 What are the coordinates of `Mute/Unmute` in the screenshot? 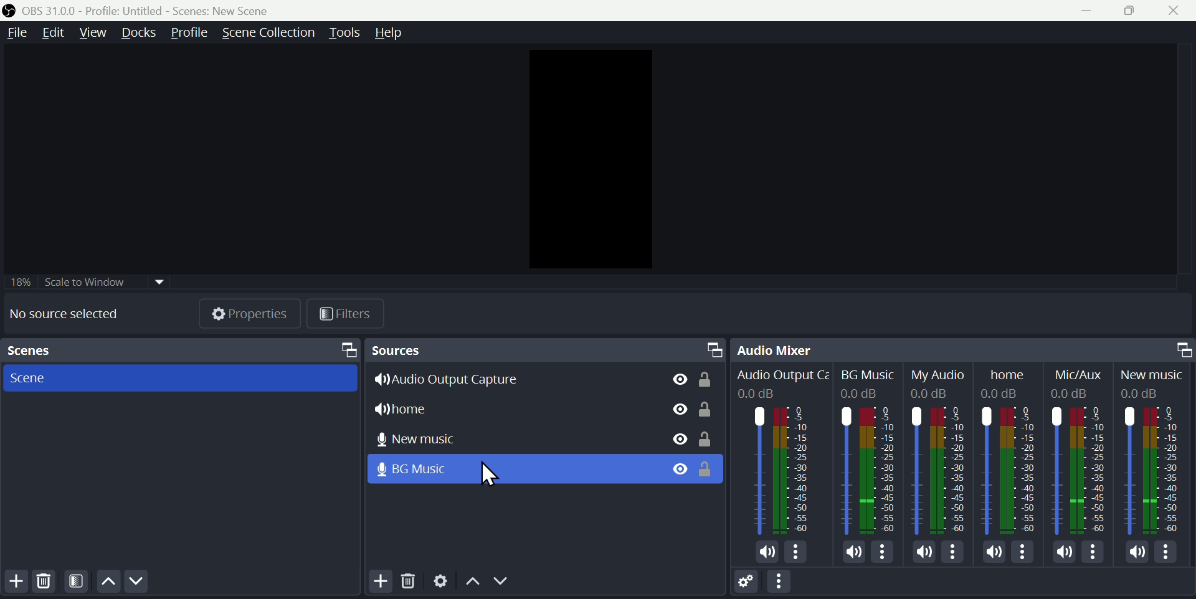 It's located at (766, 552).